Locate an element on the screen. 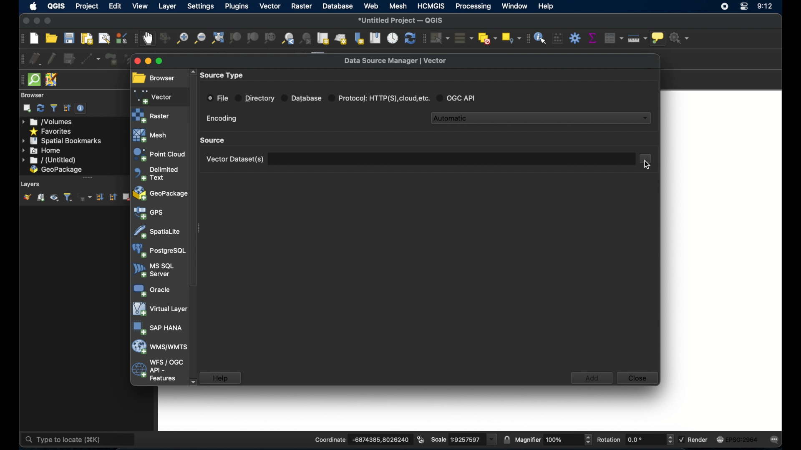 The image size is (801, 450). scroll up arrow is located at coordinates (191, 70).